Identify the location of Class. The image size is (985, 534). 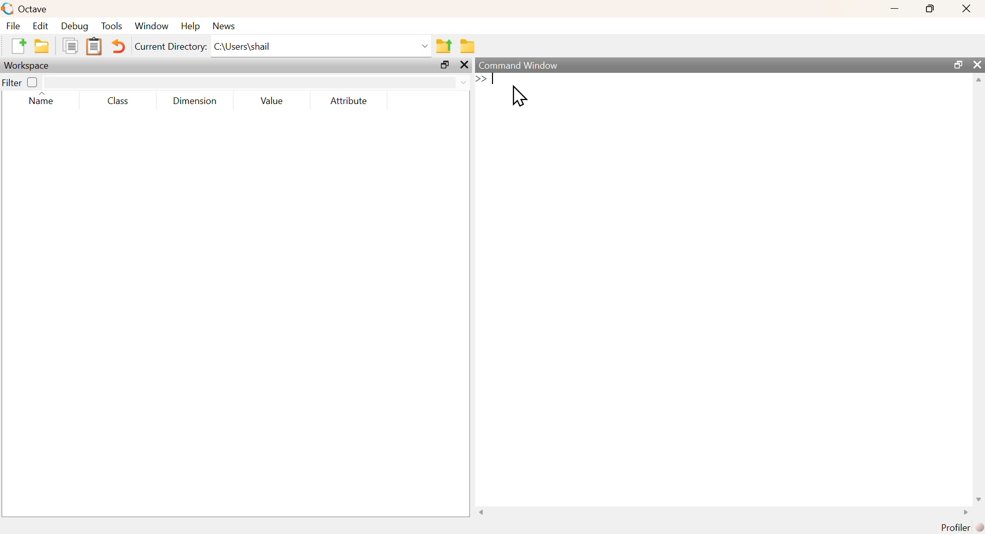
(116, 100).